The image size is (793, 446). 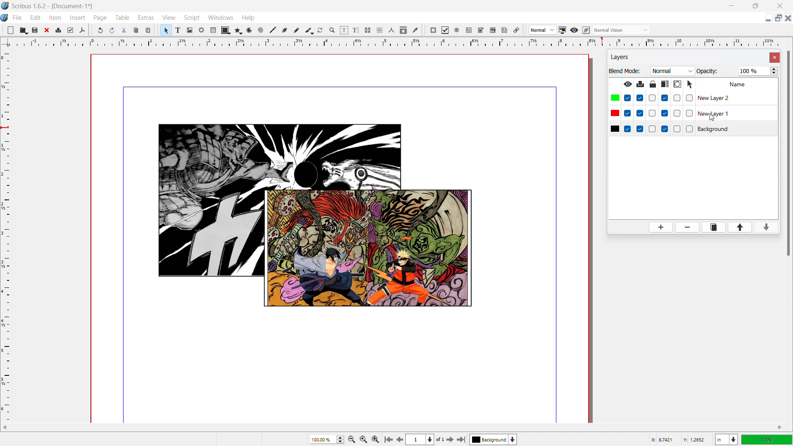 I want to click on shape, so click(x=226, y=30).